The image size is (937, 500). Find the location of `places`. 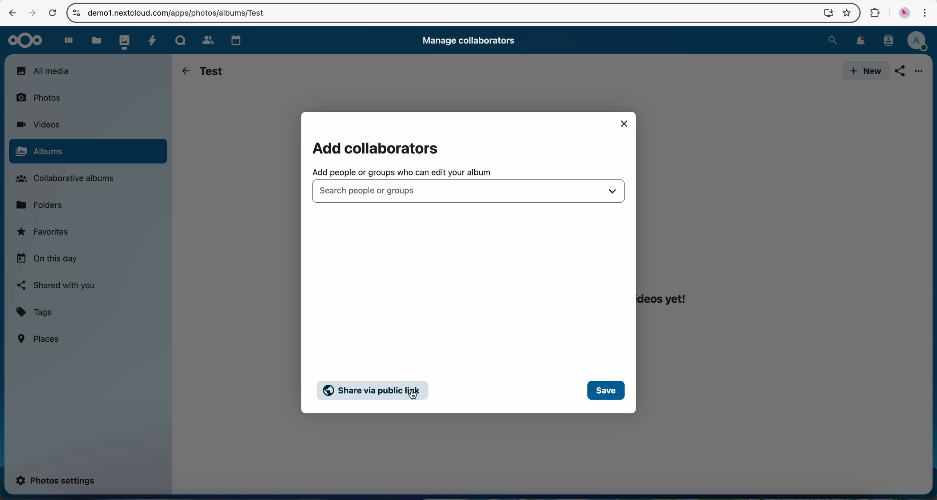

places is located at coordinates (40, 338).